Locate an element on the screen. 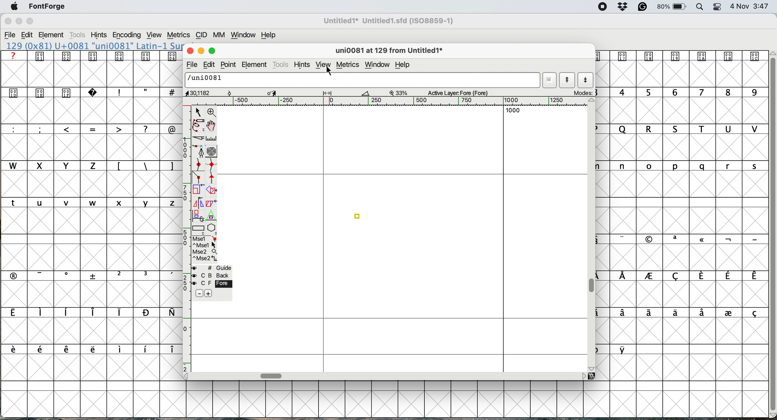 The height and width of the screenshot is (420, 777). Close is located at coordinates (8, 21).